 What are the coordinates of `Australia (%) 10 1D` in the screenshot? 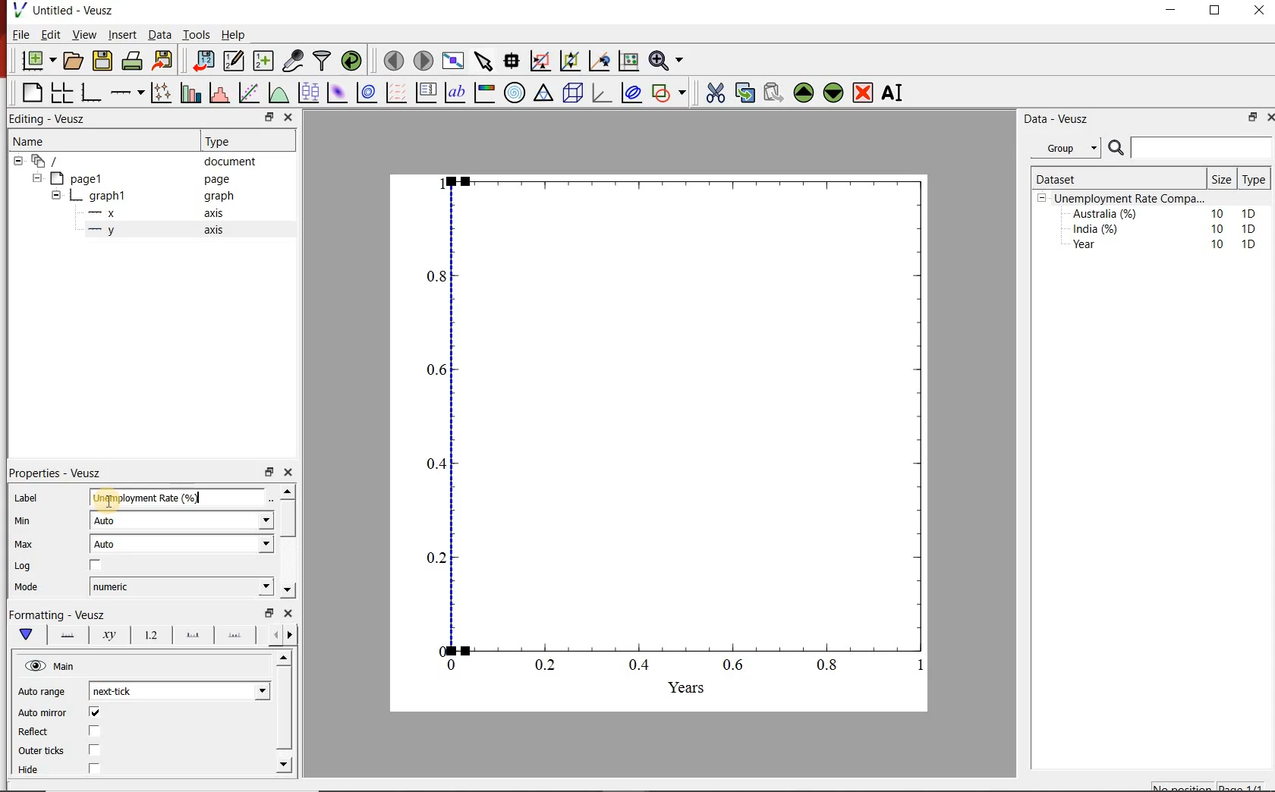 It's located at (1166, 213).